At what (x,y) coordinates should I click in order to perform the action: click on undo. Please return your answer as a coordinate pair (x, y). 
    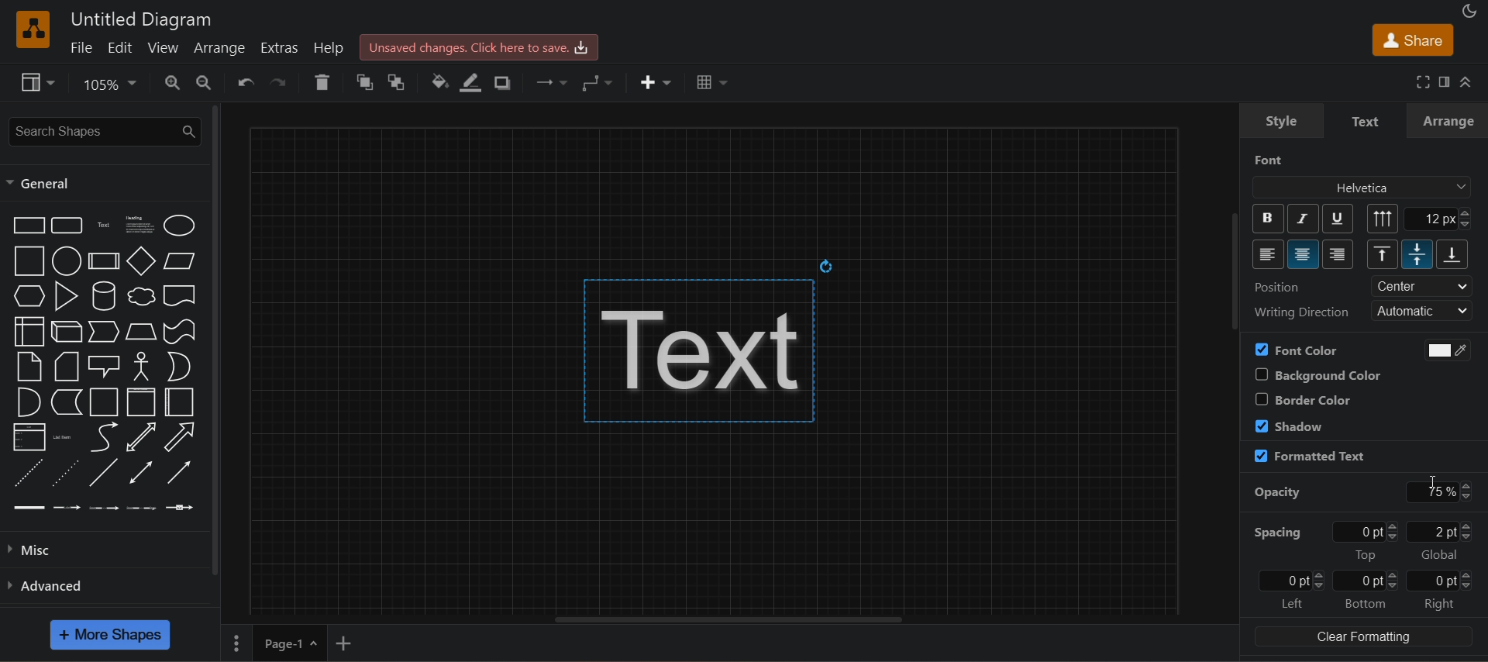
    Looking at the image, I should click on (244, 82).